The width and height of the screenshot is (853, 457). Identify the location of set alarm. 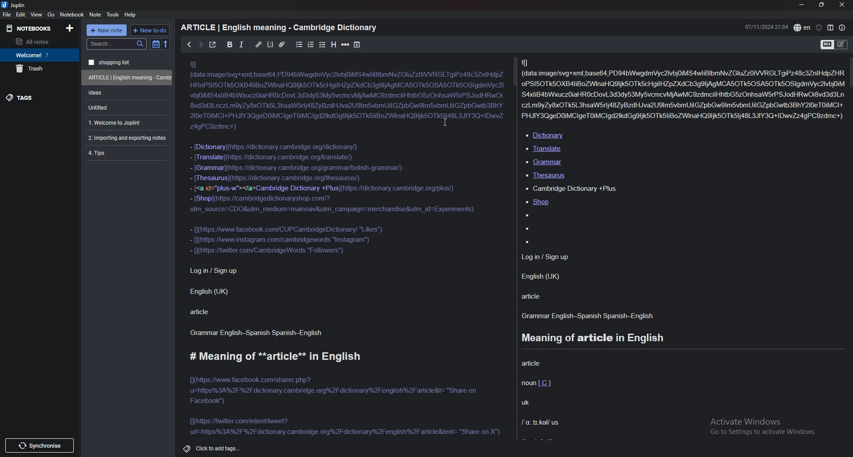
(819, 28).